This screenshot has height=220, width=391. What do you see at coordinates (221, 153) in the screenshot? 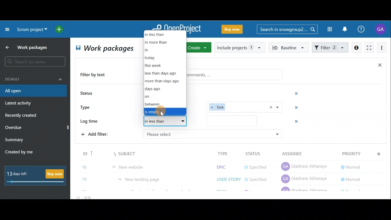
I see `epic` at bounding box center [221, 153].